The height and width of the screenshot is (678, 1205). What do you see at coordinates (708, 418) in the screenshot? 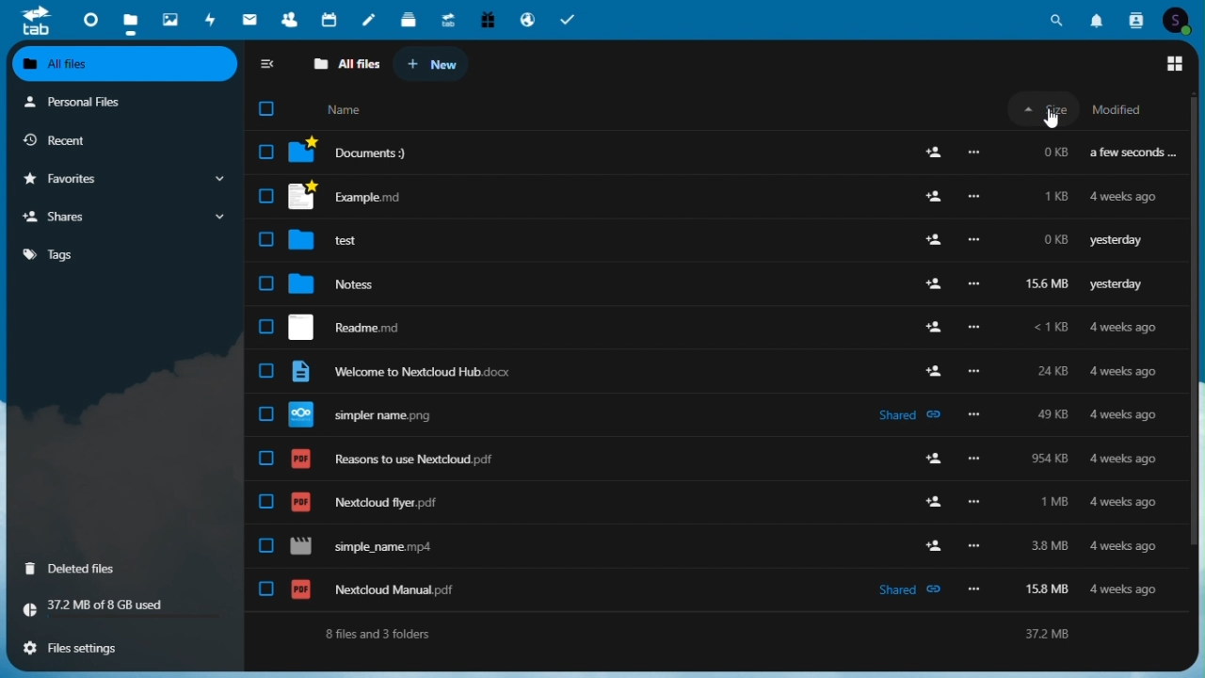
I see `Nextcdloud Manual pdf` at bounding box center [708, 418].